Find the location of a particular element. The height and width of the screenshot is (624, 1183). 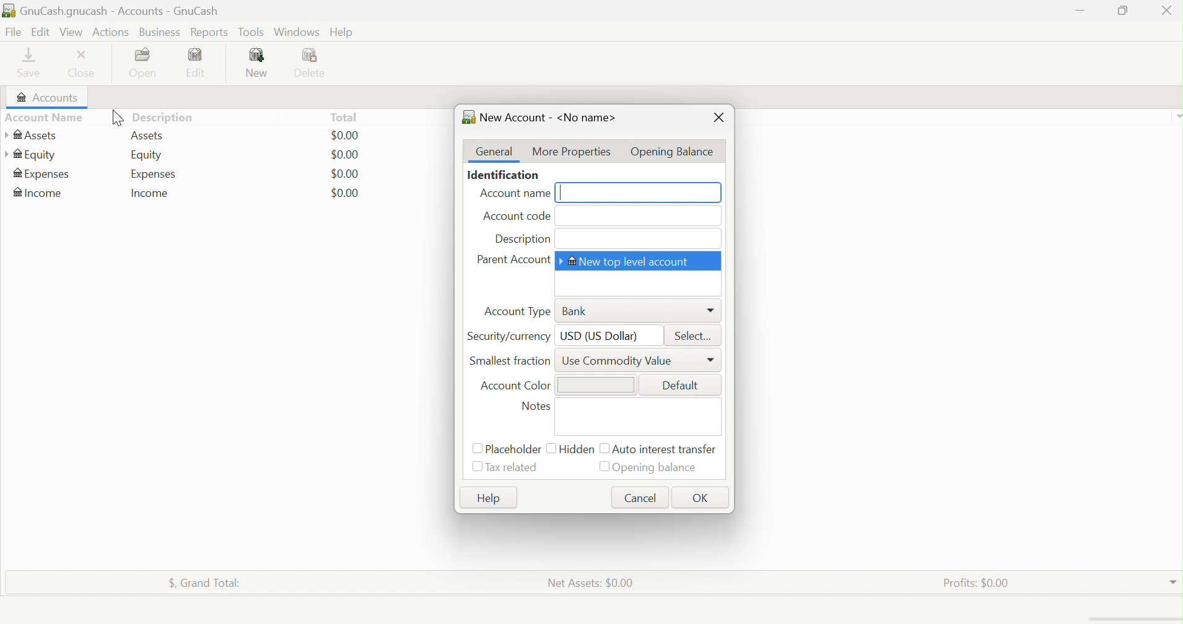

Account name is located at coordinates (512, 195).